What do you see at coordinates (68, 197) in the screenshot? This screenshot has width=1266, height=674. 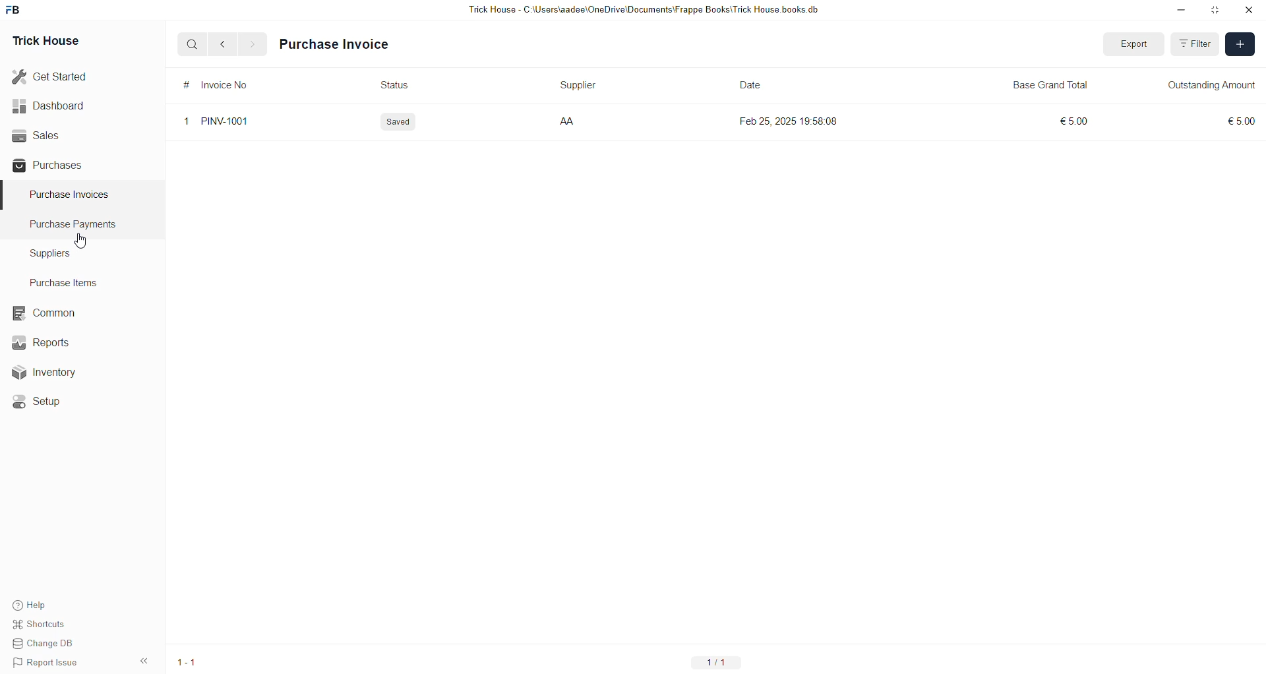 I see `Purchase Invoices` at bounding box center [68, 197].